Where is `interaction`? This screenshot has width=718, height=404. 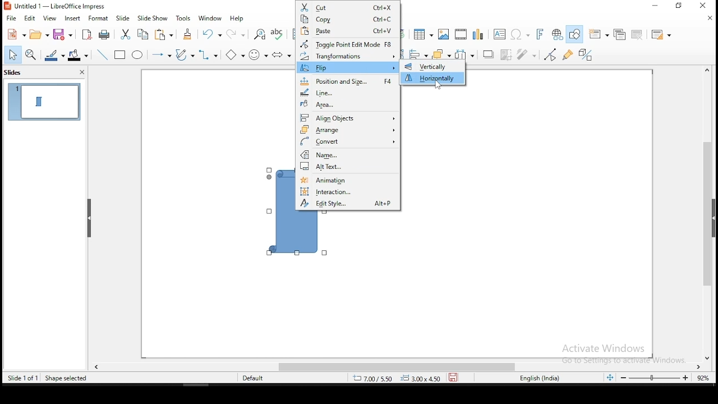
interaction is located at coordinates (348, 191).